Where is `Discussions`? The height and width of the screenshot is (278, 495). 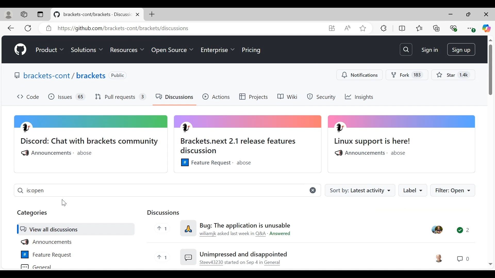 Discussions is located at coordinates (165, 213).